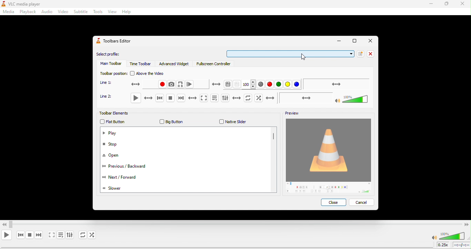 The width and height of the screenshot is (471, 249). What do you see at coordinates (117, 43) in the screenshot?
I see `toolbars editor` at bounding box center [117, 43].